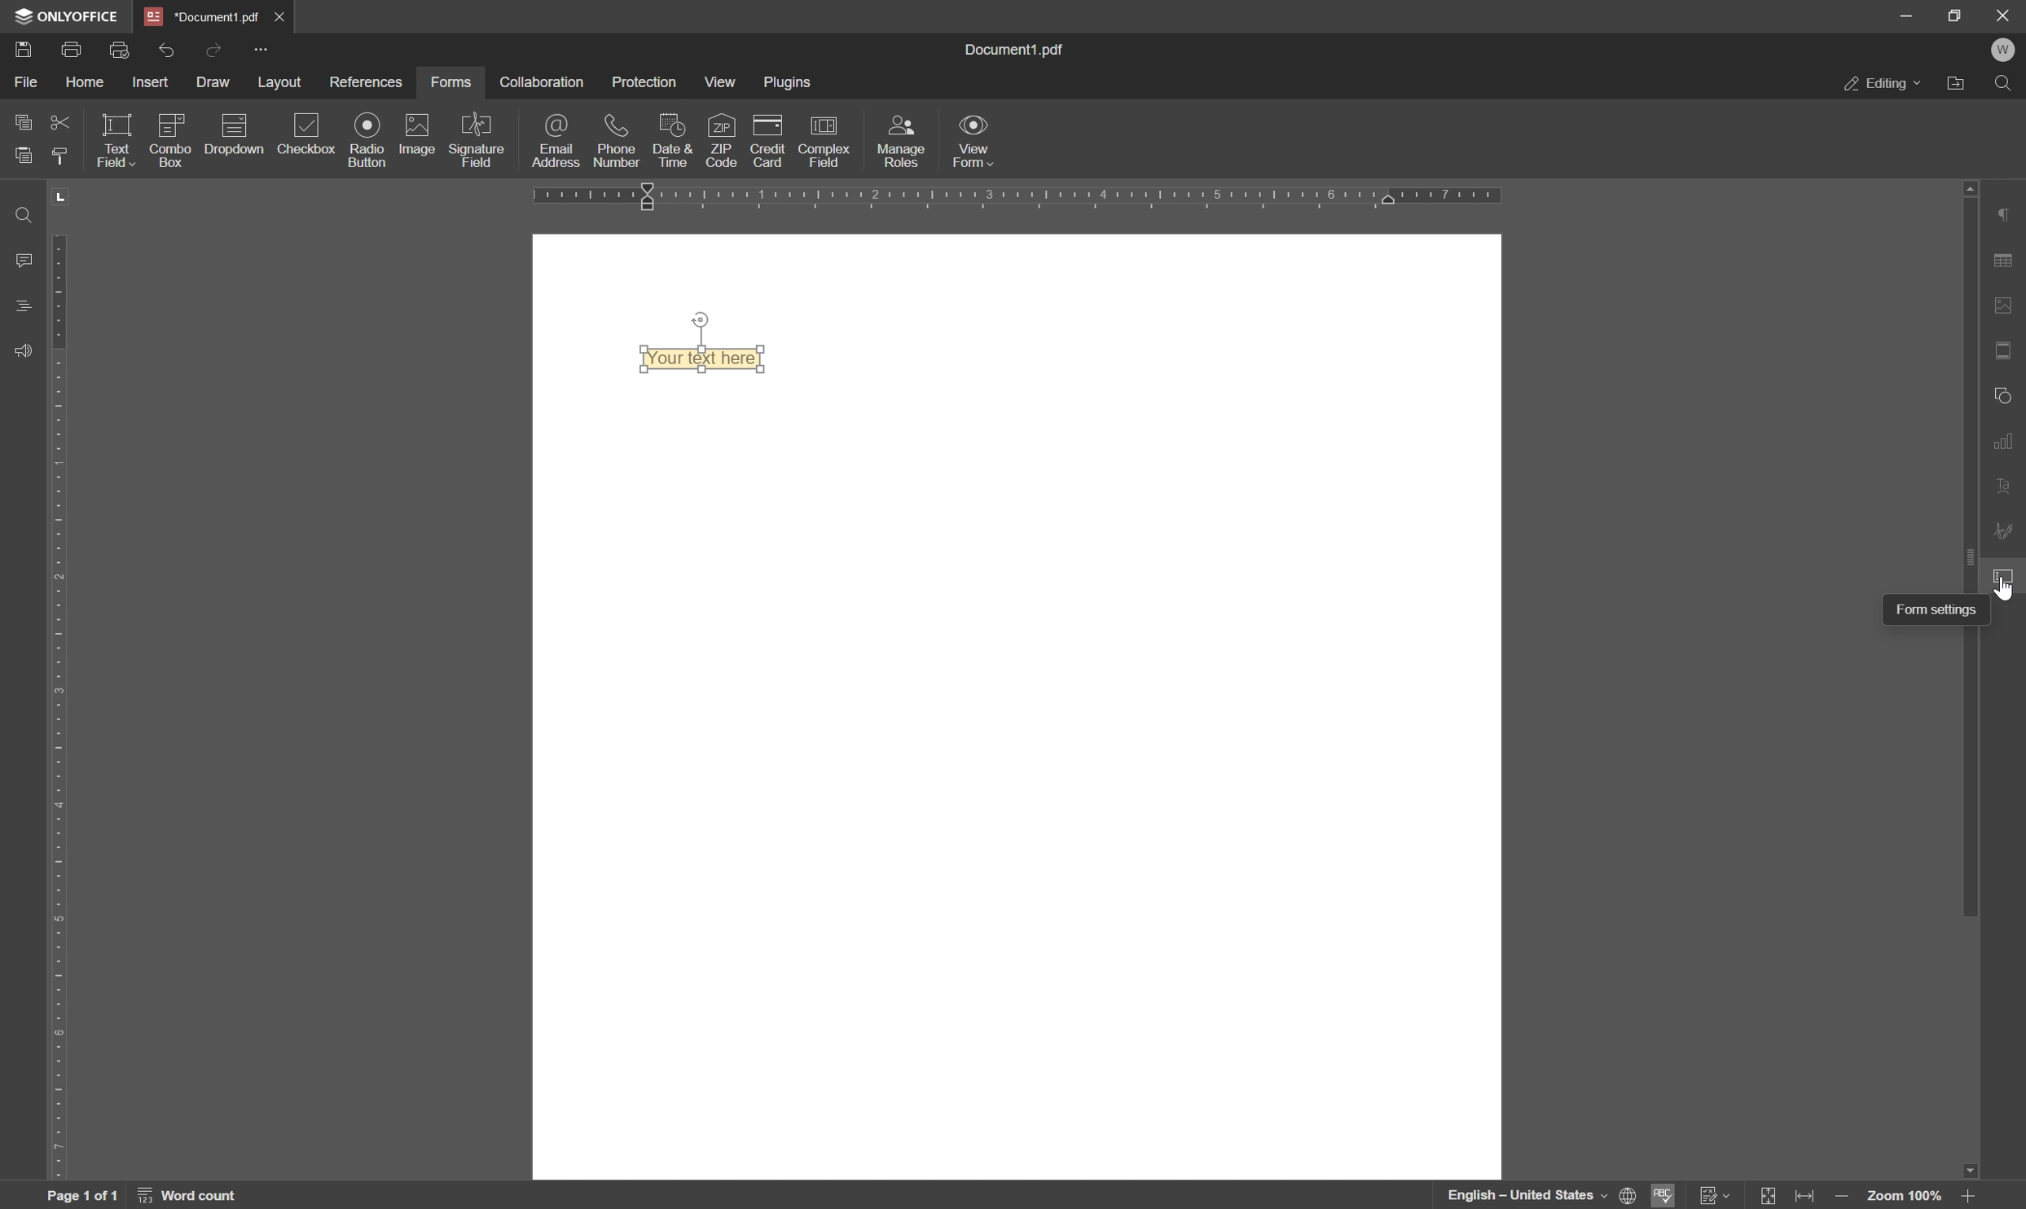 This screenshot has width=2026, height=1209. I want to click on ruler, so click(59, 705).